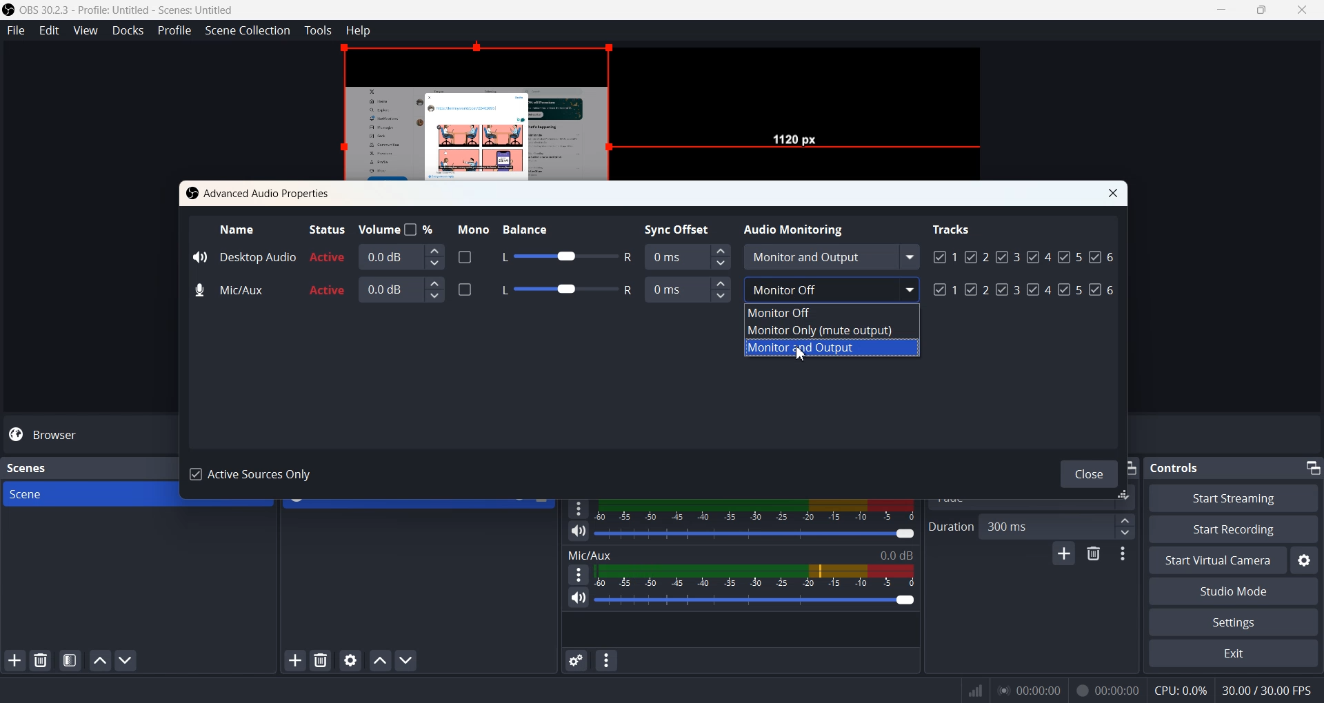  I want to click on Mute / Unmute, so click(579, 598).